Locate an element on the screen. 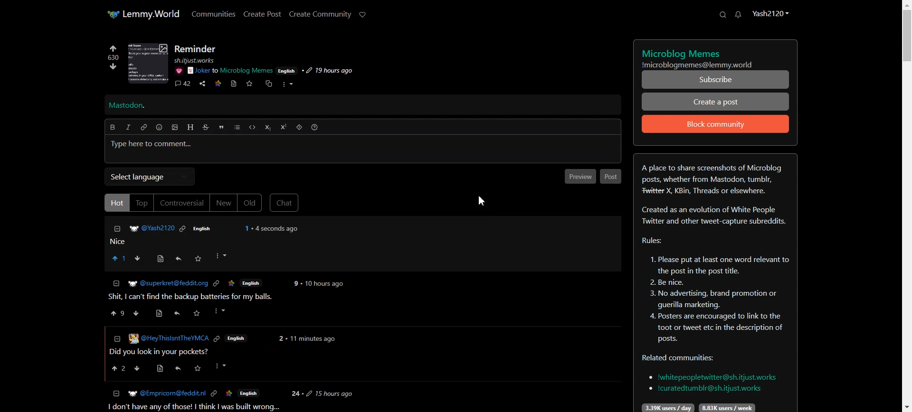   is located at coordinates (200, 60).